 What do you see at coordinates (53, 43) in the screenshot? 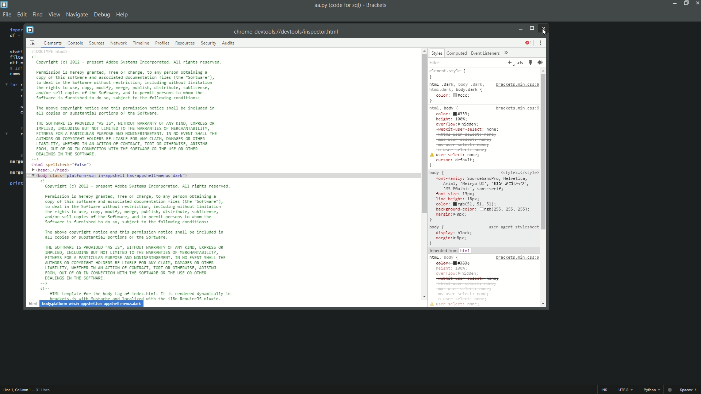
I see `elements` at bounding box center [53, 43].